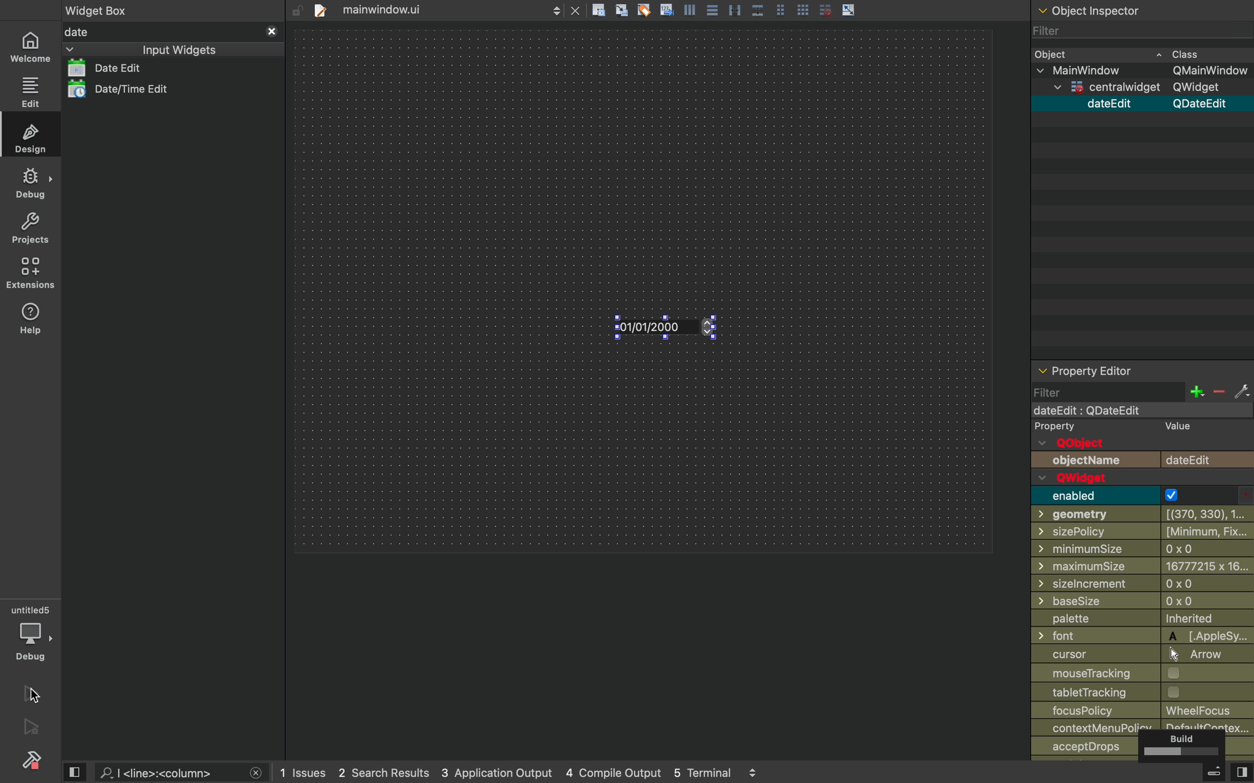 The height and width of the screenshot is (783, 1254). Describe the element at coordinates (519, 772) in the screenshot. I see `logs` at that location.